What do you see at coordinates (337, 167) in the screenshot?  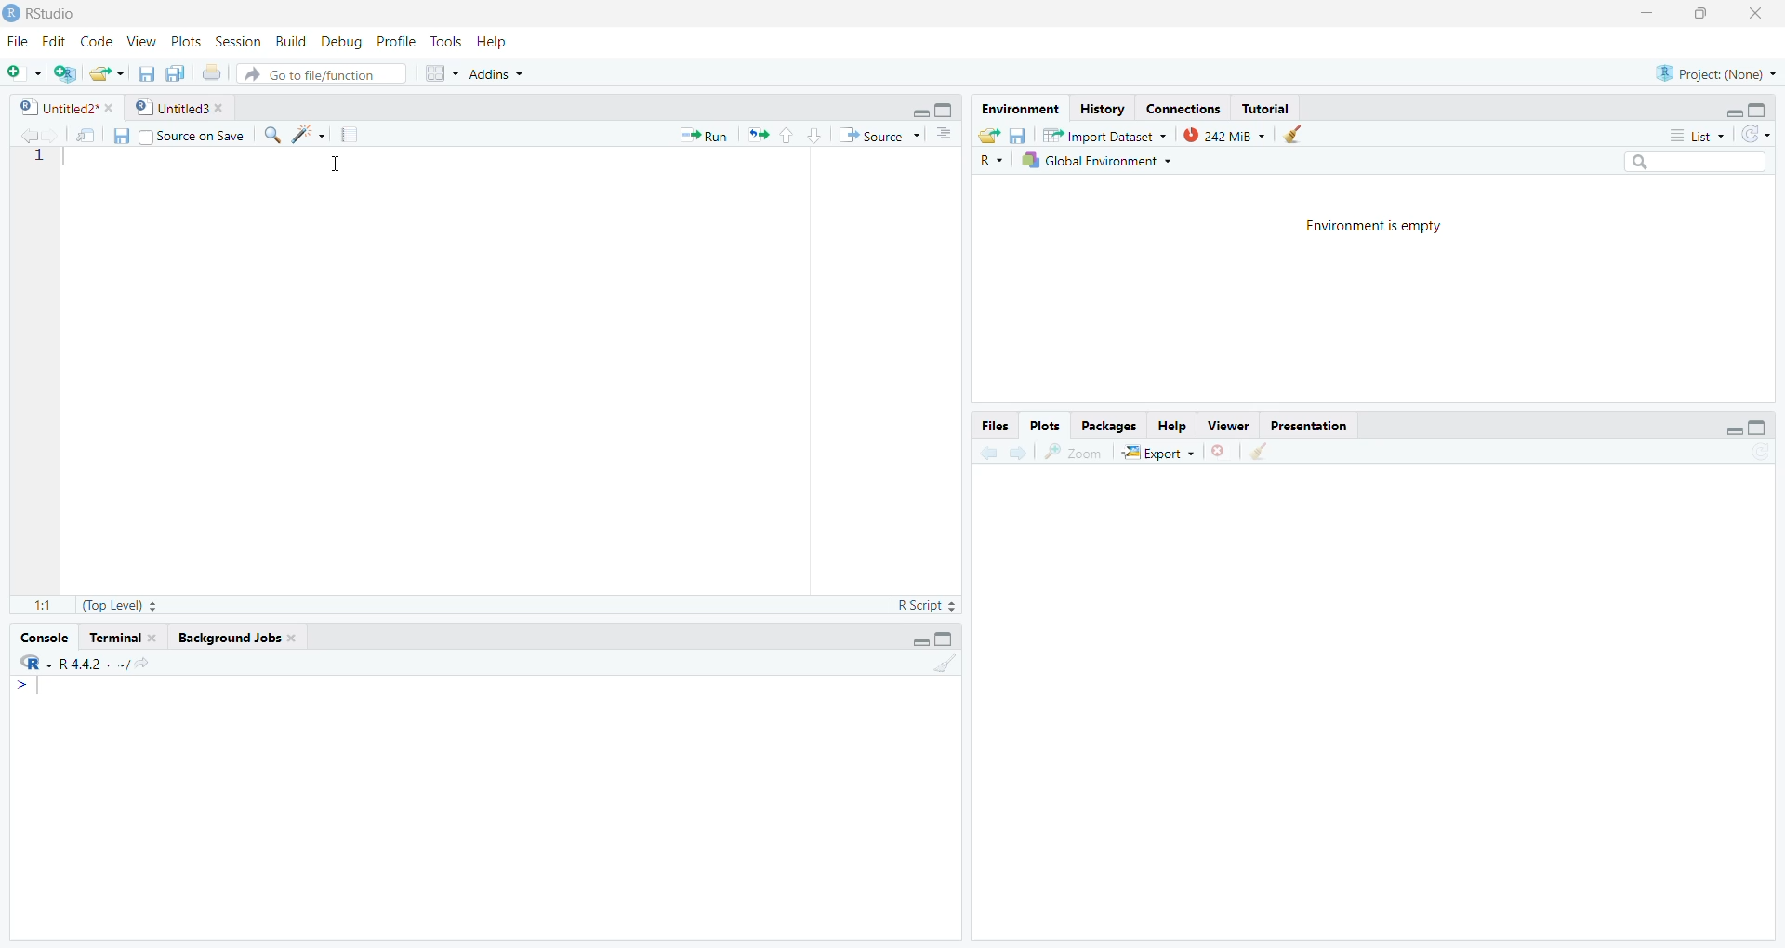 I see `cursor` at bounding box center [337, 167].